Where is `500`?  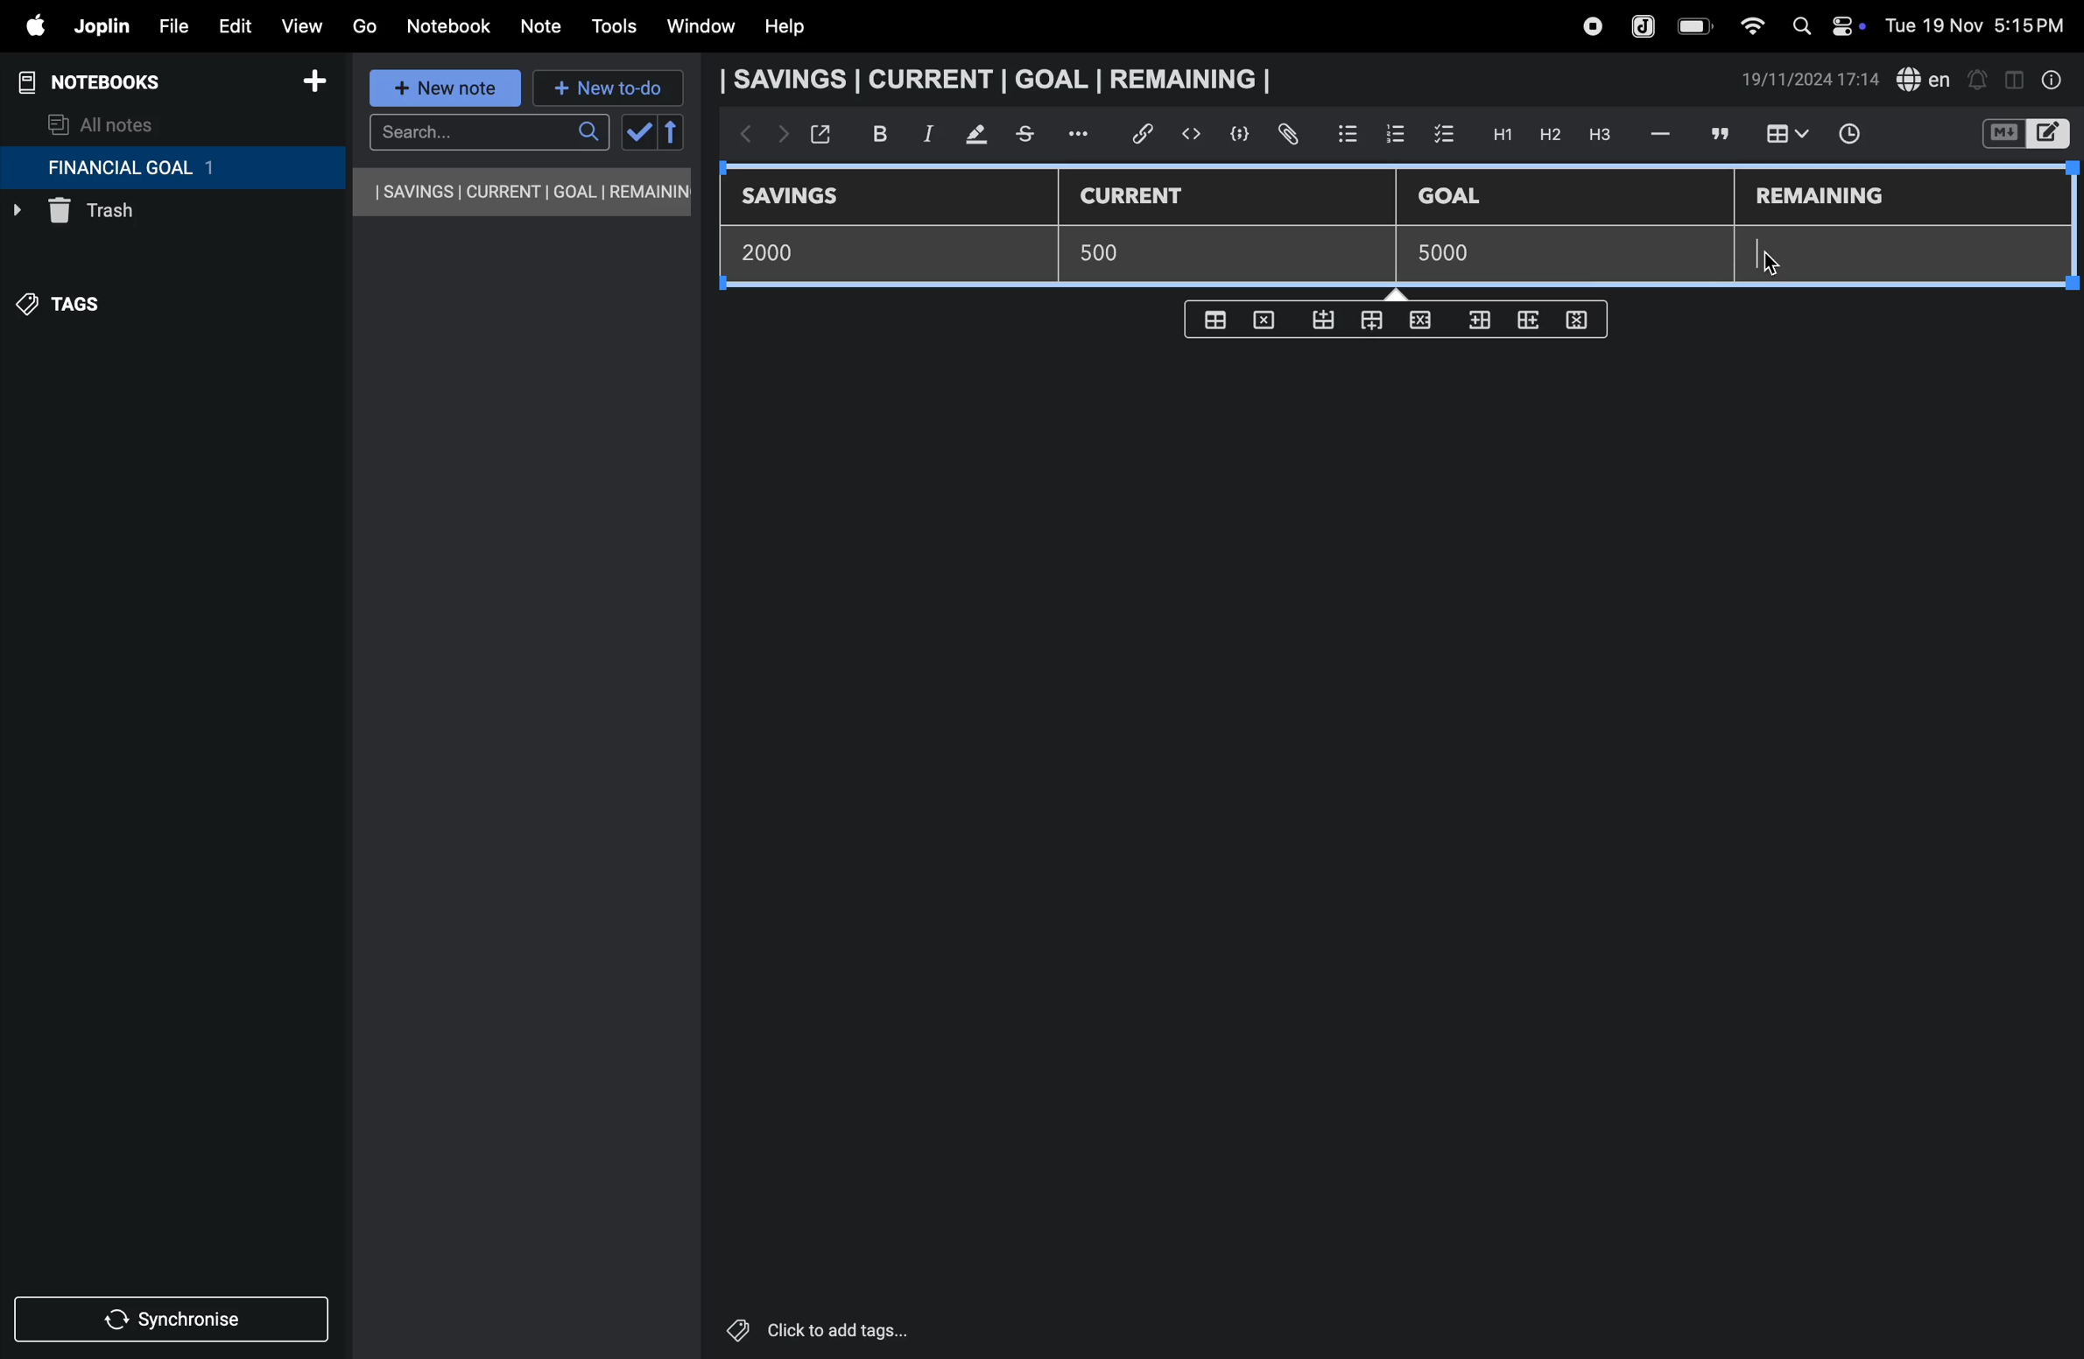
500 is located at coordinates (1110, 253).